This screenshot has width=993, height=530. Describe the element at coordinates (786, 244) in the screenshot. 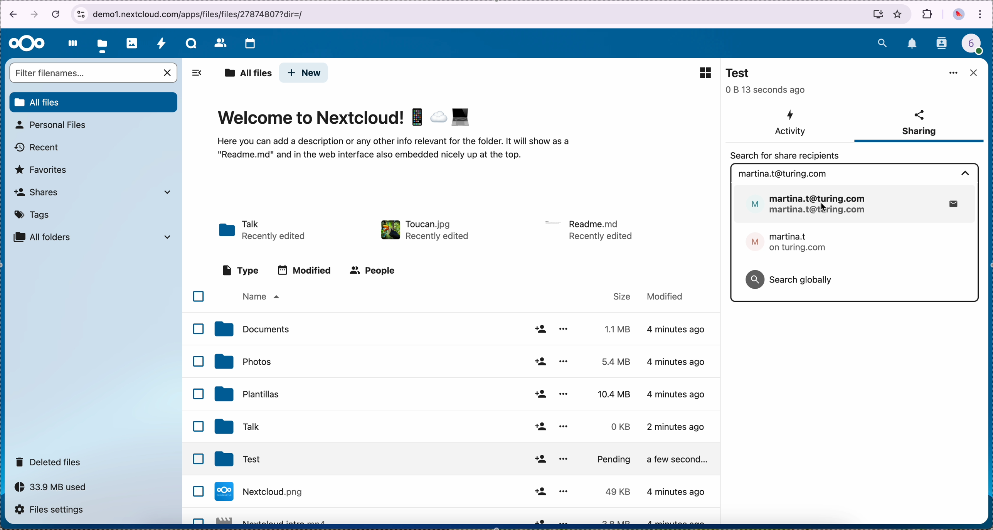

I see `martina.t` at that location.